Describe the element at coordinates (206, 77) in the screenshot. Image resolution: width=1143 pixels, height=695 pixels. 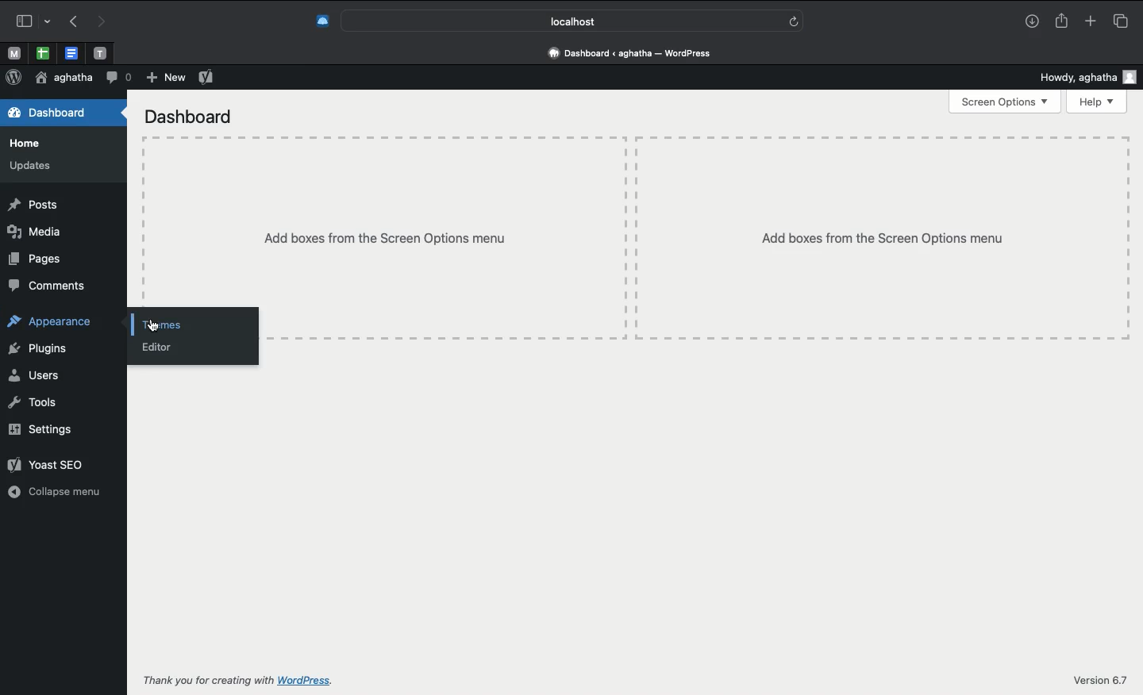
I see `Yoast` at that location.